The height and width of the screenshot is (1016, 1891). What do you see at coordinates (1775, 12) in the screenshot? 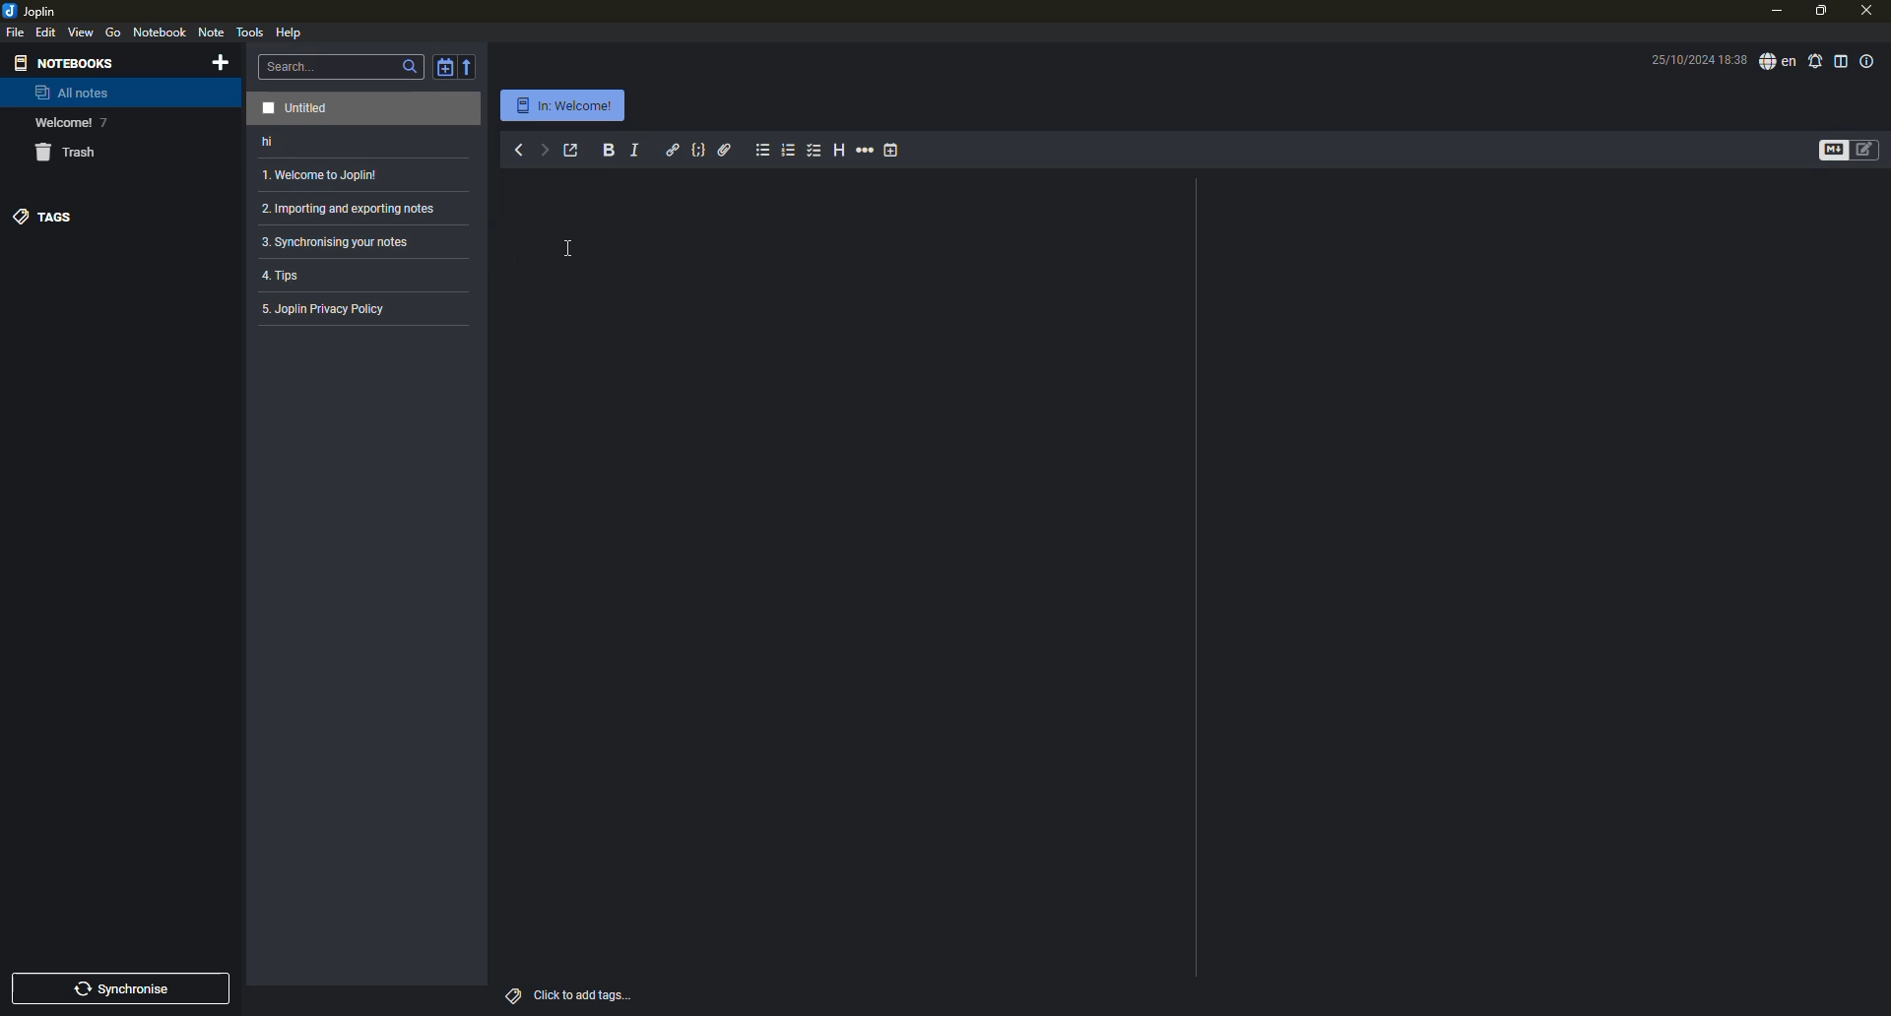
I see `minimize` at bounding box center [1775, 12].